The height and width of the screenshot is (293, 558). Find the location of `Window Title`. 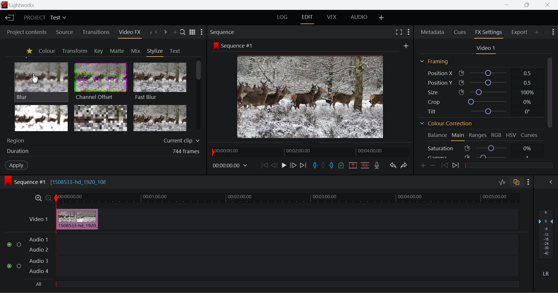

Window Title is located at coordinates (20, 5).